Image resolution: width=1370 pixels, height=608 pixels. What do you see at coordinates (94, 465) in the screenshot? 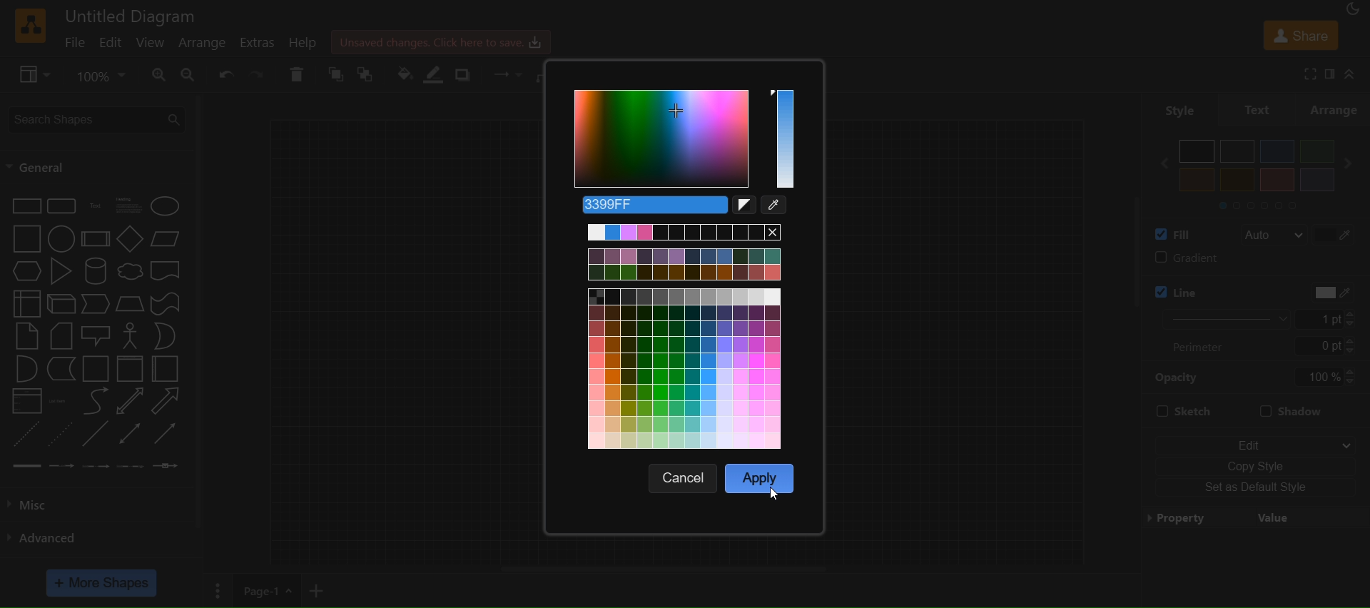
I see `connector 3` at bounding box center [94, 465].